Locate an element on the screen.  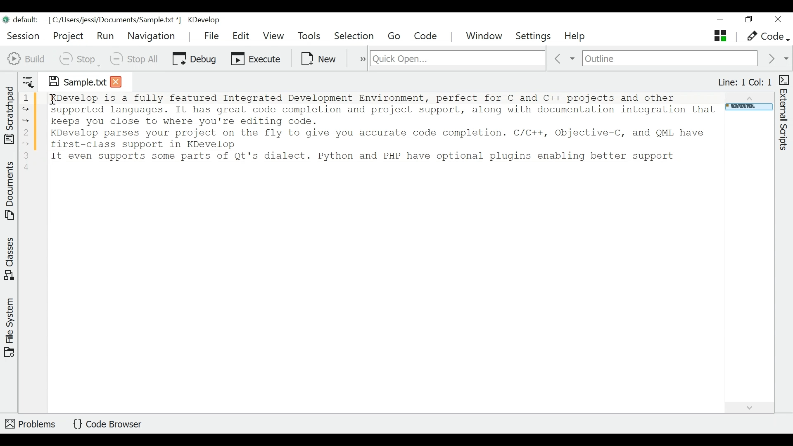
Code is located at coordinates (427, 36).